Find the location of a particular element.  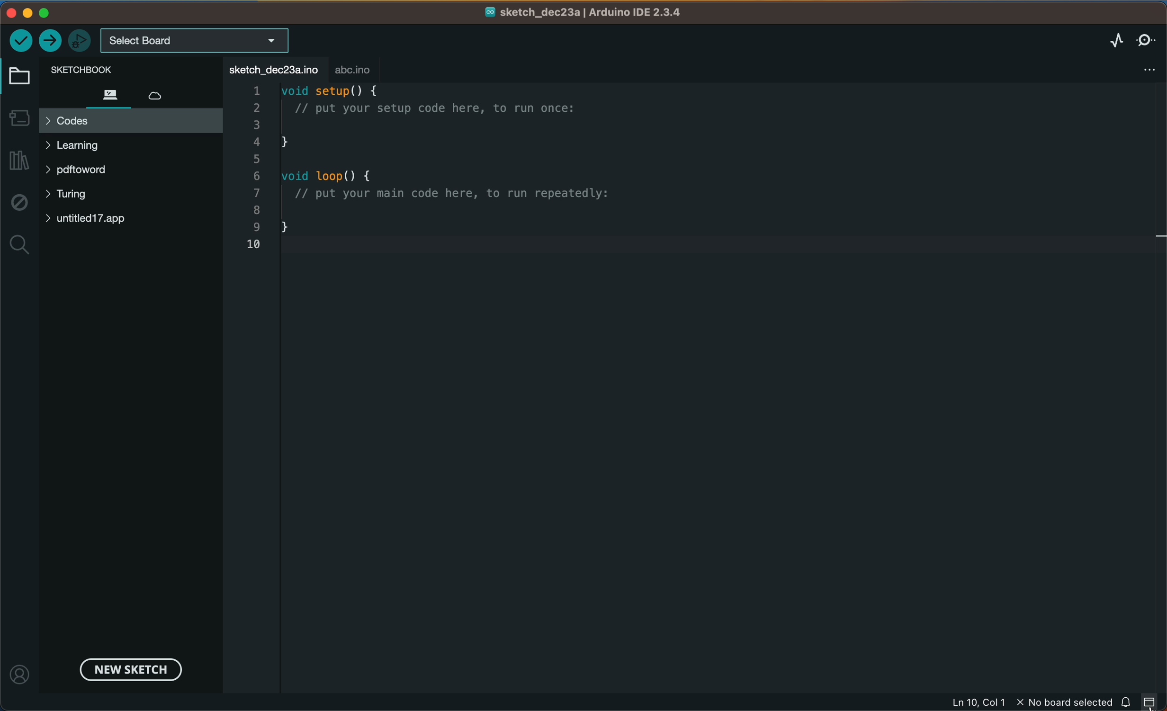

profile is located at coordinates (19, 670).